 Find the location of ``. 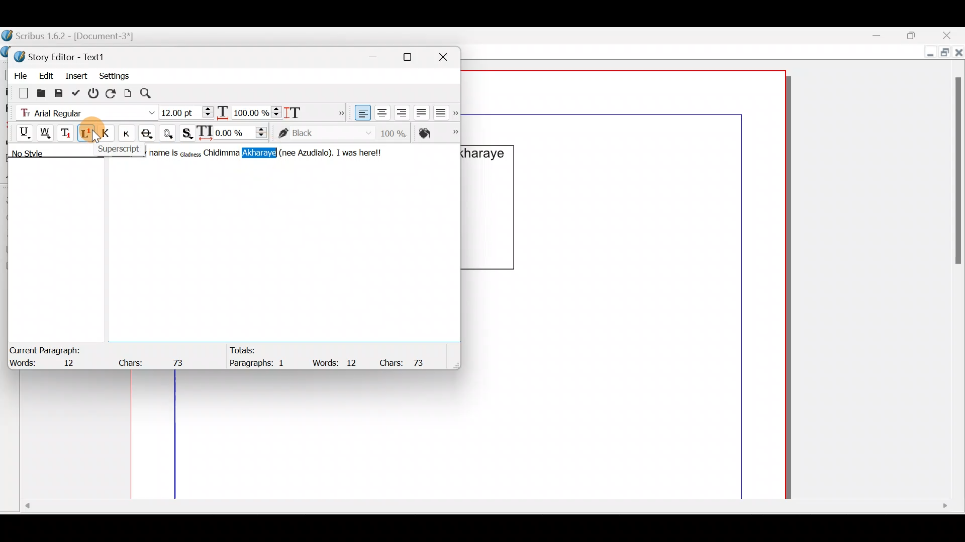

 is located at coordinates (130, 133).